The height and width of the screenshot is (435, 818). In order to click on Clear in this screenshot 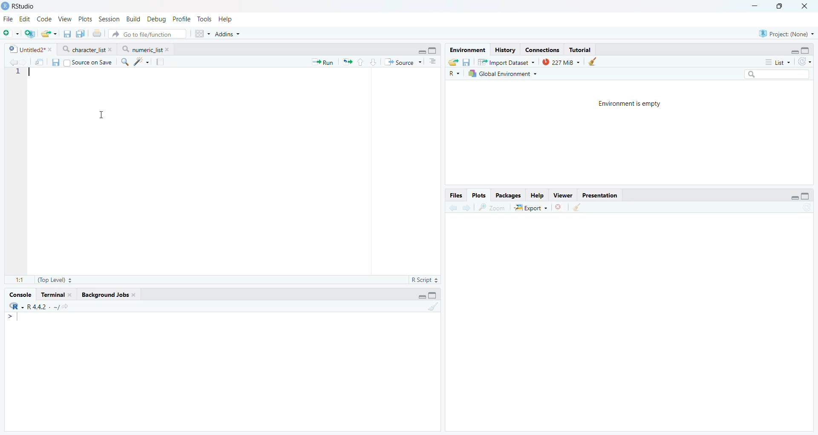, I will do `click(592, 61)`.